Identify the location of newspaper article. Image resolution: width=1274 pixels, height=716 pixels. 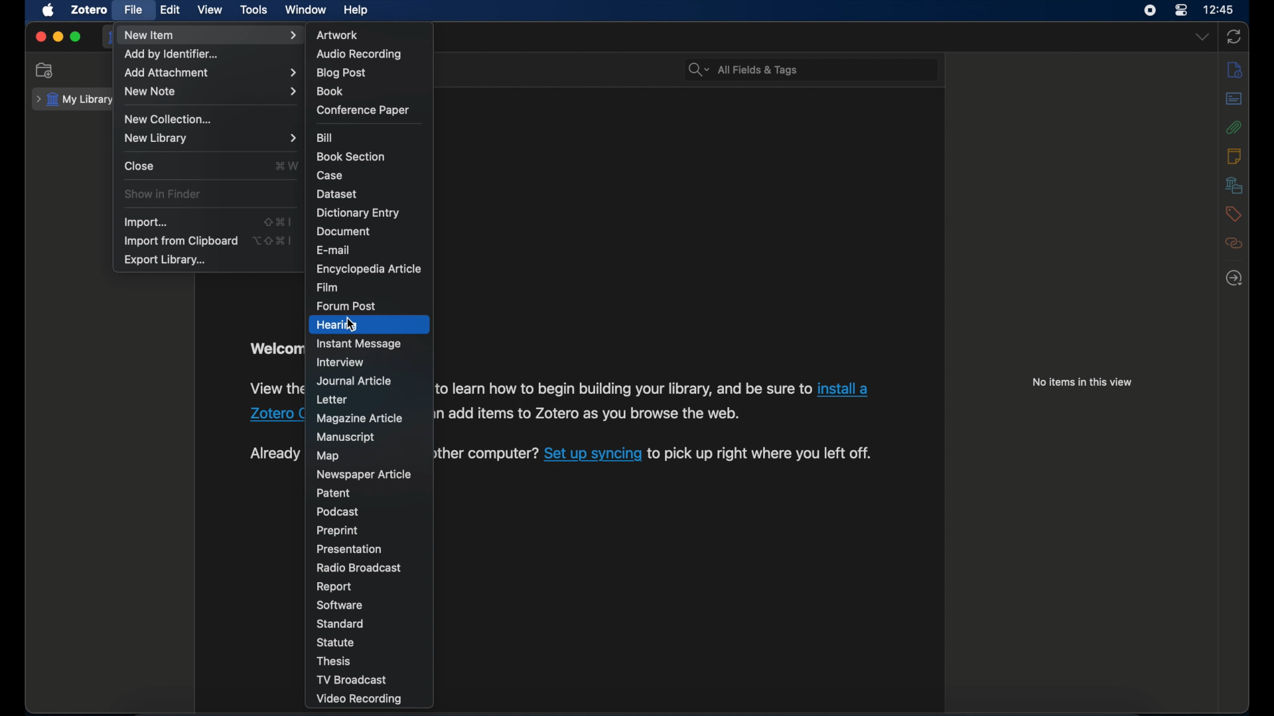
(365, 475).